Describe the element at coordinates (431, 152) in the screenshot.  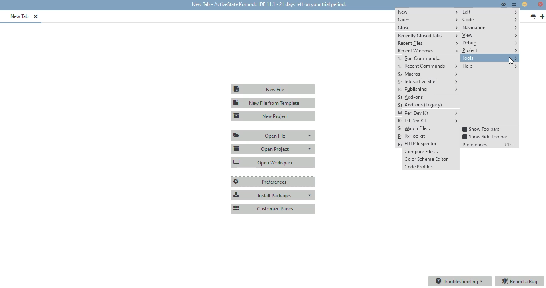
I see `compare files` at that location.